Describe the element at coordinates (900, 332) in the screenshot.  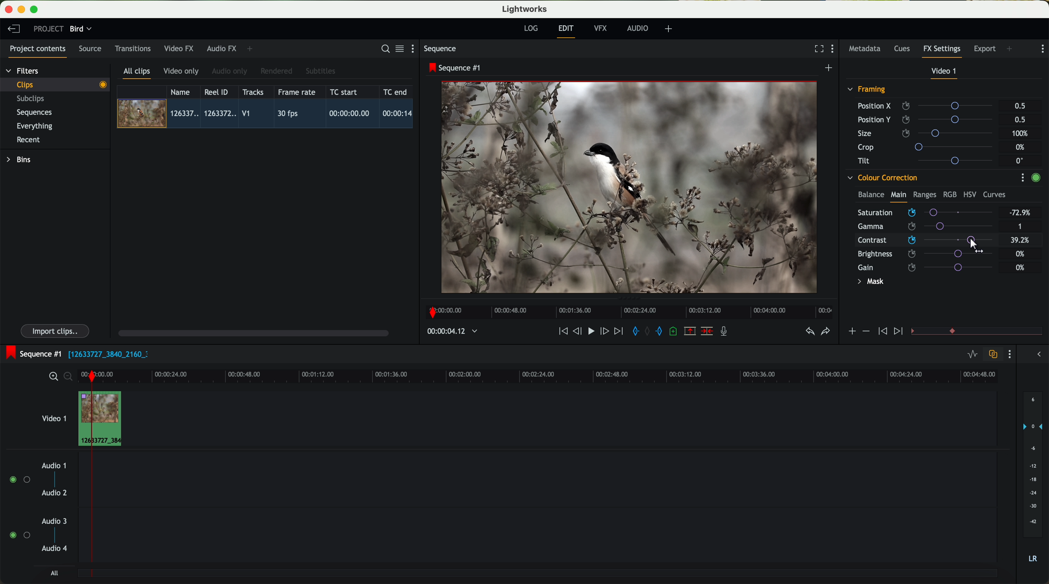
I see `icon` at that location.